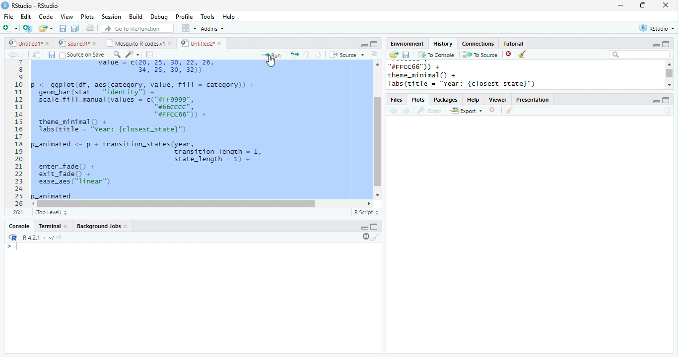  What do you see at coordinates (510, 110) in the screenshot?
I see `clear` at bounding box center [510, 110].